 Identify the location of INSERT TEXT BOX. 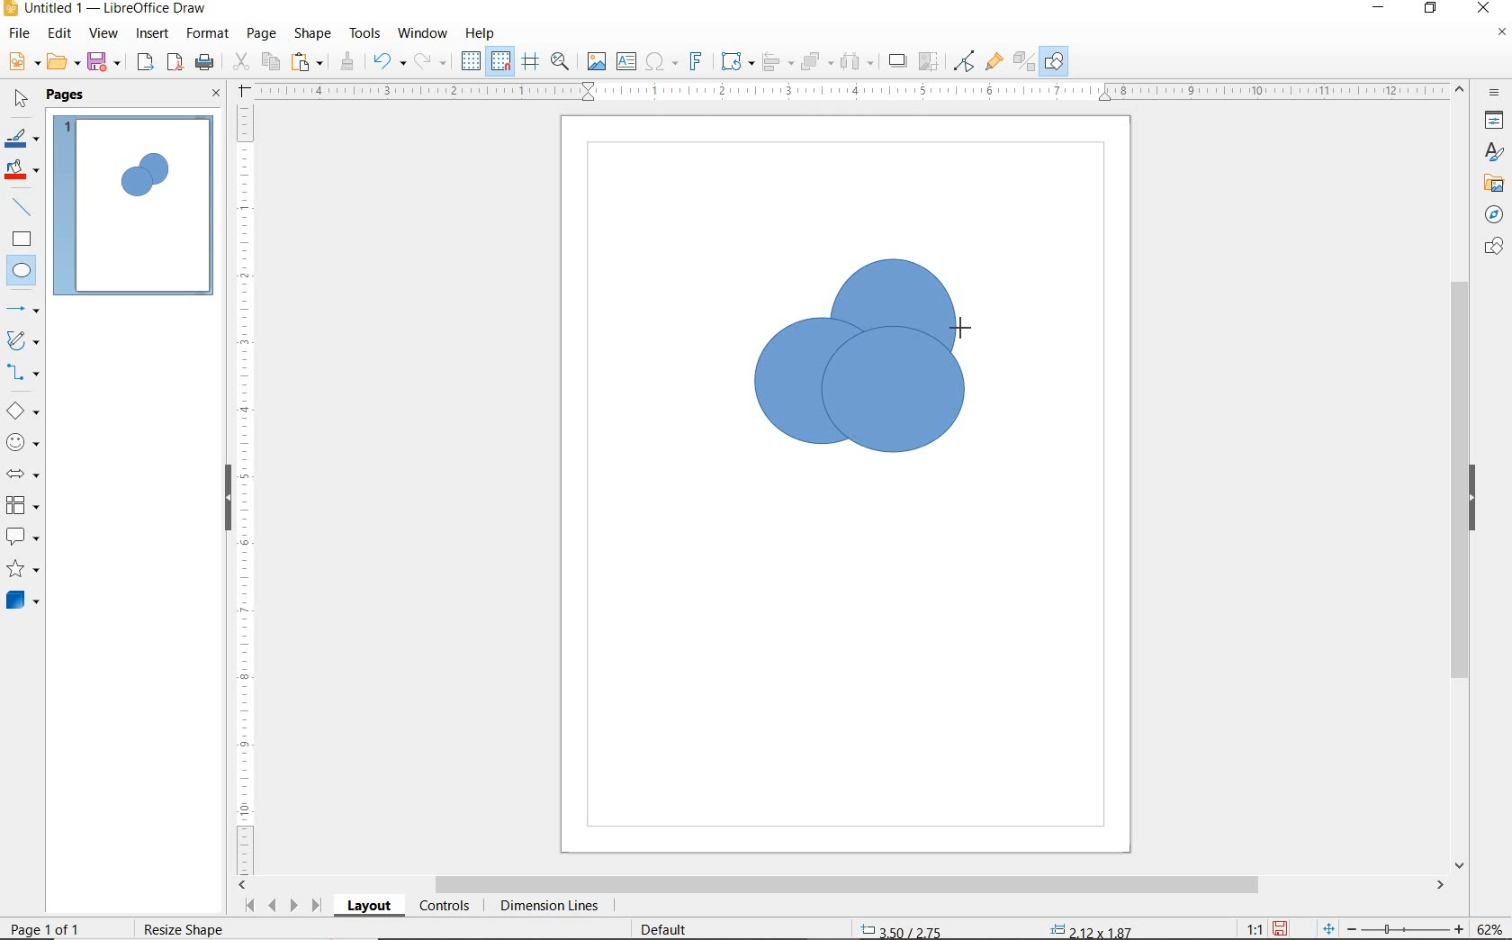
(627, 62).